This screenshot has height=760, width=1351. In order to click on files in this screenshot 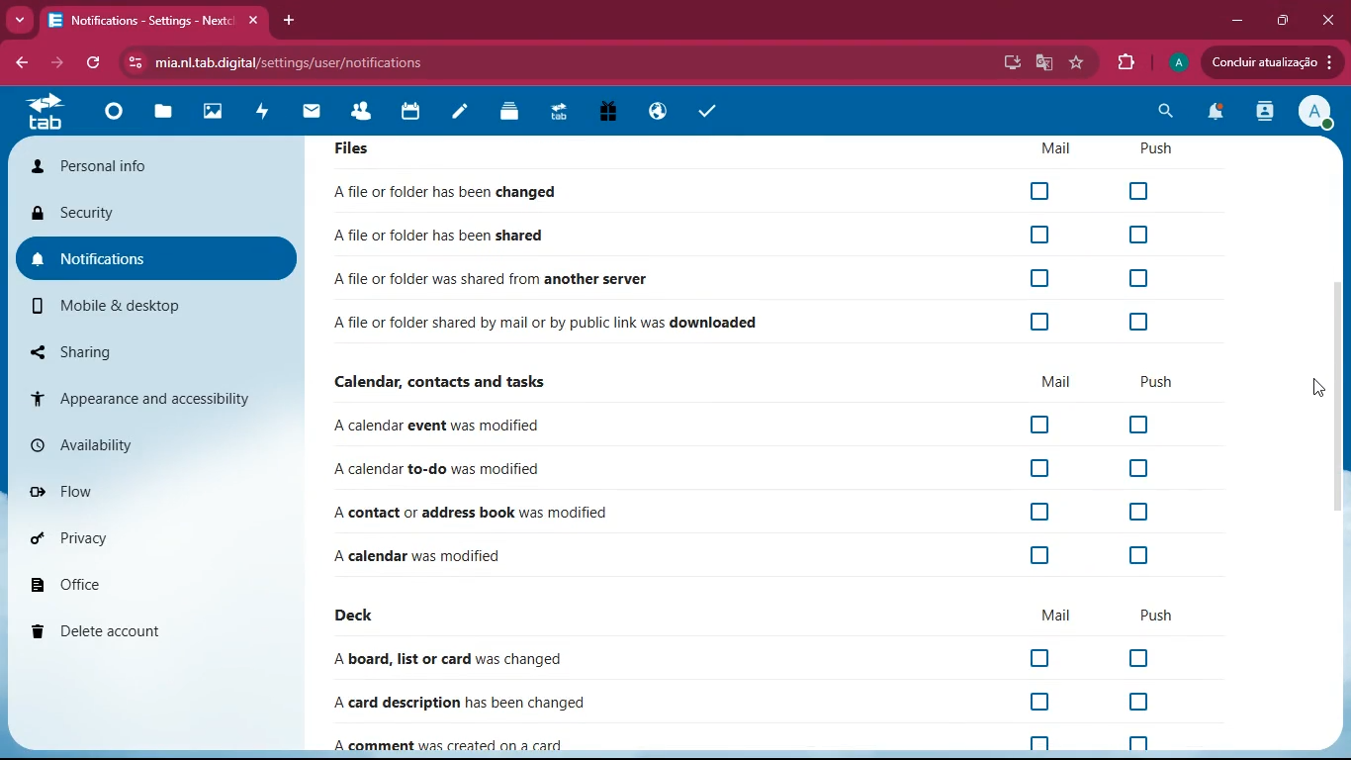, I will do `click(168, 113)`.